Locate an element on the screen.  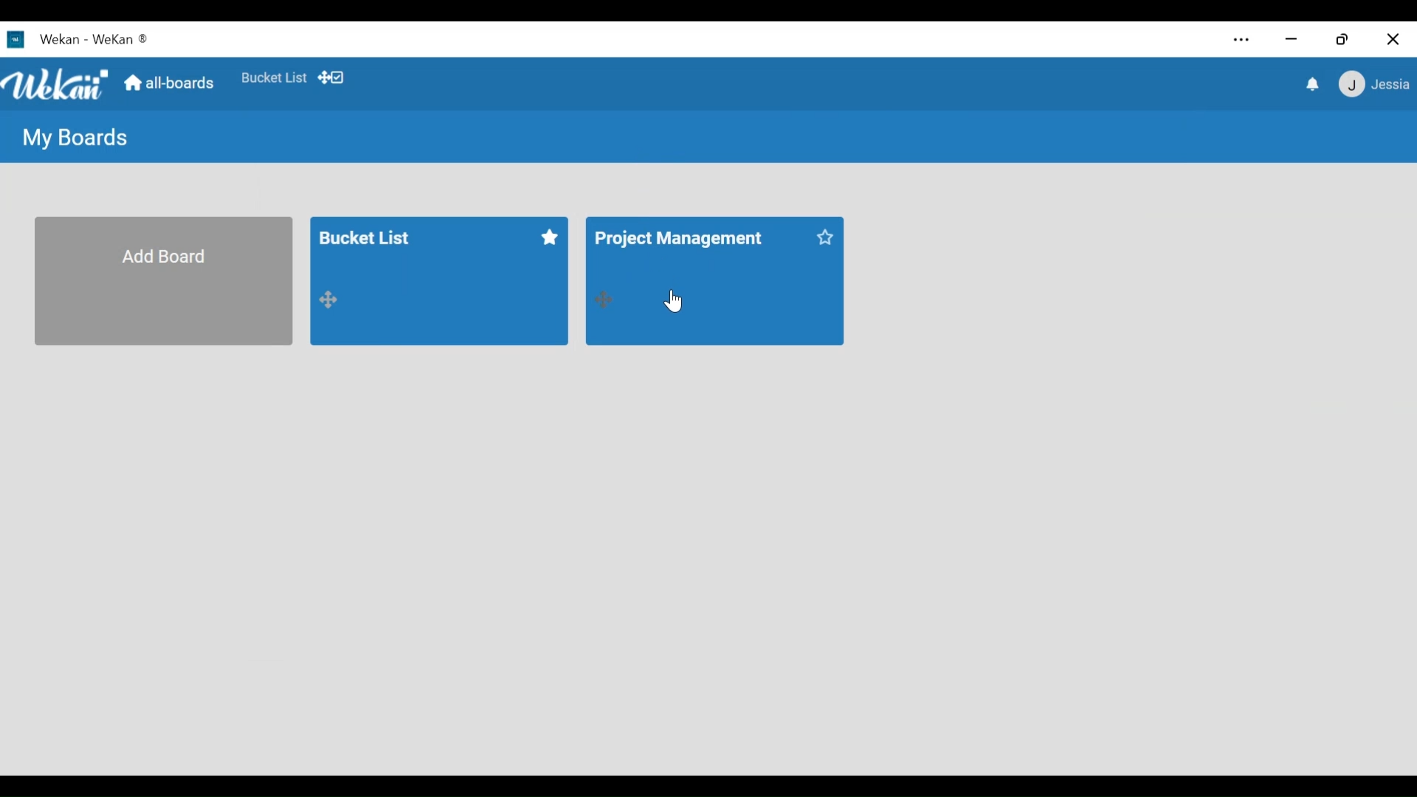
Restore is located at coordinates (1342, 39).